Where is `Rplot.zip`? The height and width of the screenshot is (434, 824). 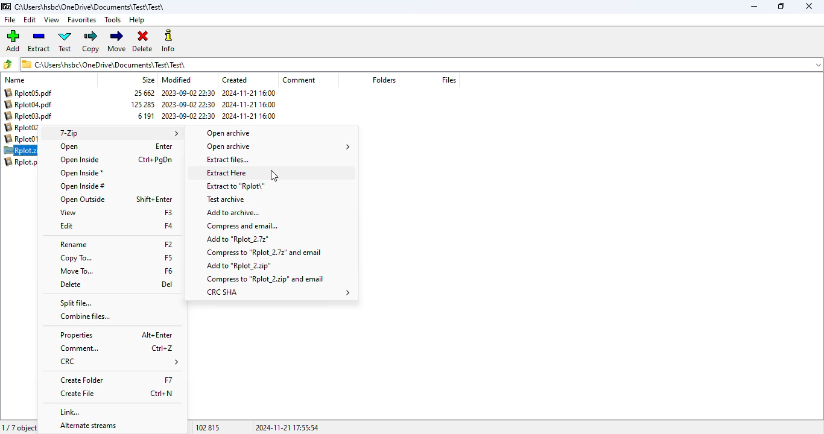
Rplot.zip is located at coordinates (21, 151).